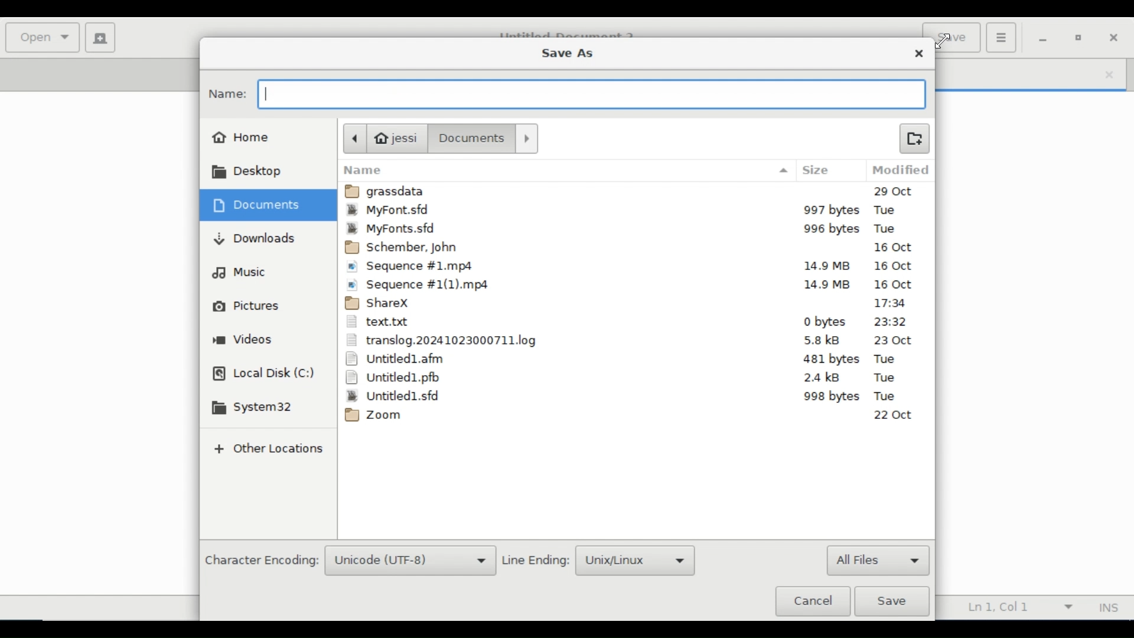 This screenshot has width=1134, height=638. I want to click on Pictures, so click(243, 305).